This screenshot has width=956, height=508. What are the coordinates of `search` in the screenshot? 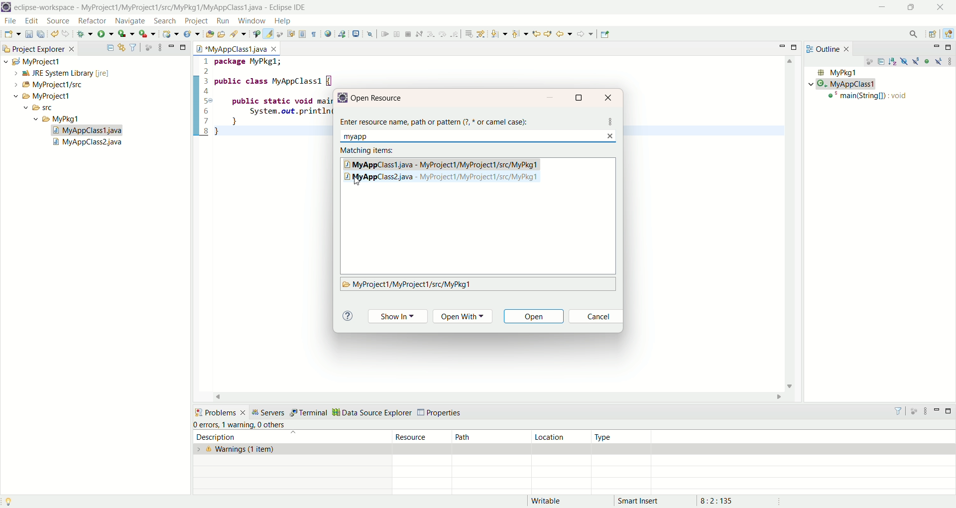 It's located at (166, 20).